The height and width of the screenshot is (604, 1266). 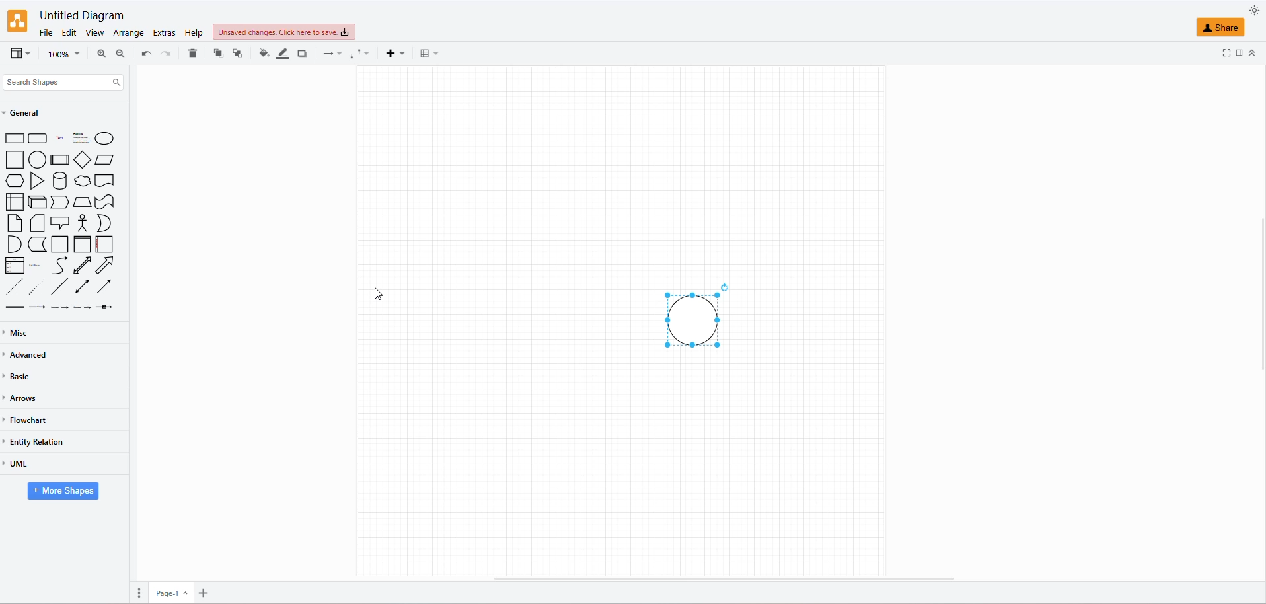 I want to click on PAGE, so click(x=171, y=589).